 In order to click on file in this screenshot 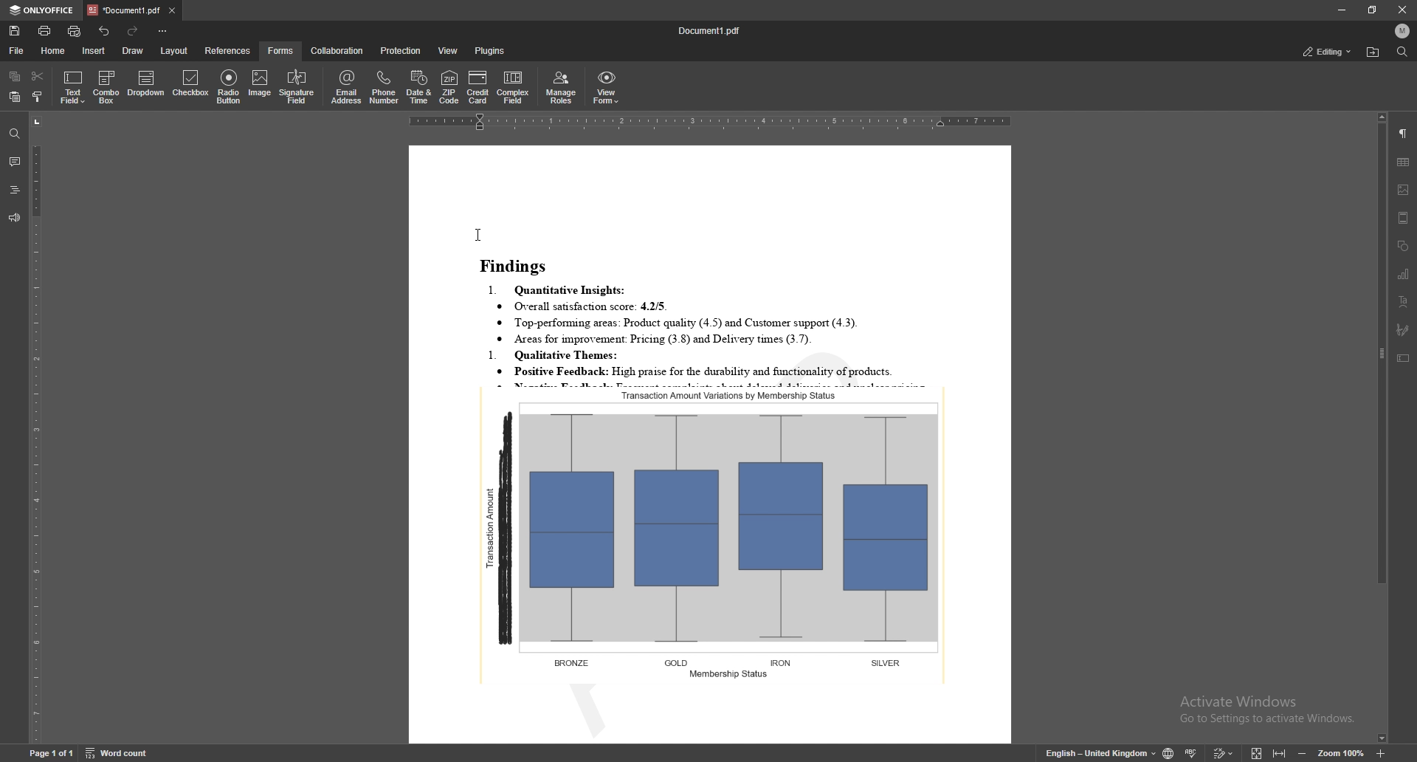, I will do `click(17, 51)`.